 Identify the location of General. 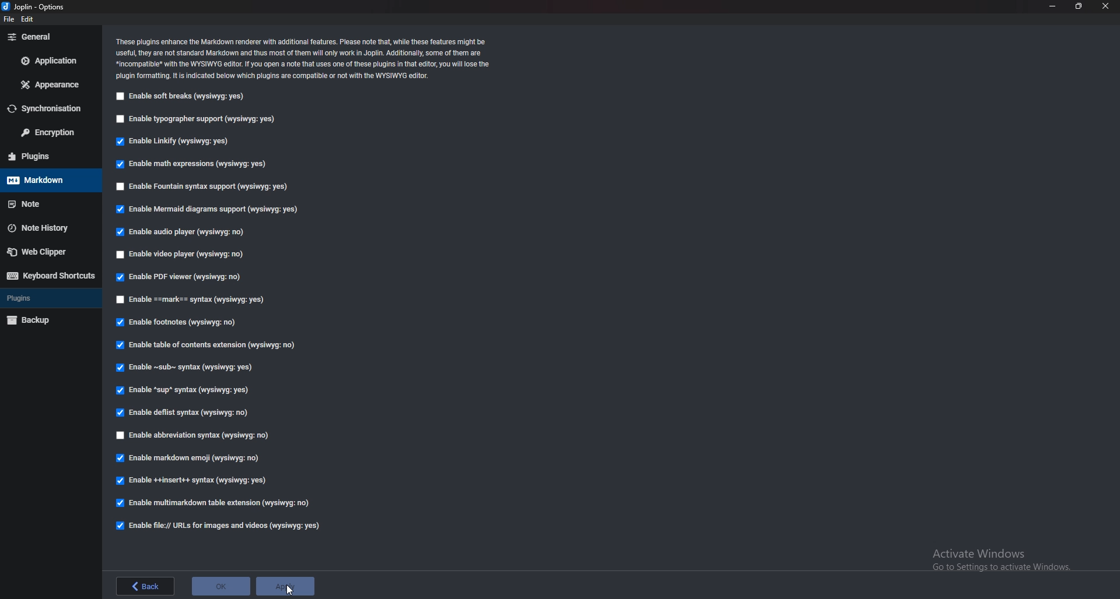
(47, 37).